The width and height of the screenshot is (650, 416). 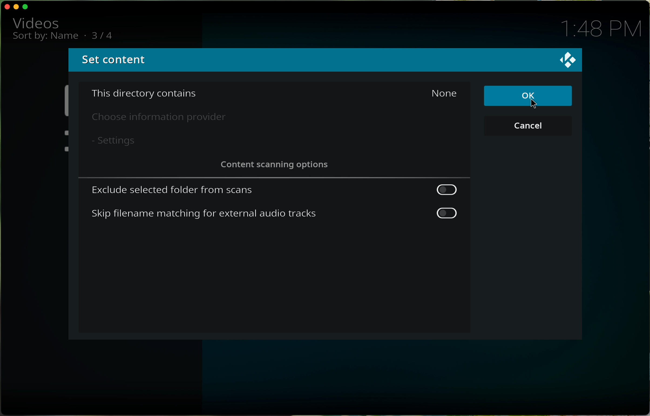 What do you see at coordinates (85, 35) in the screenshot?
I see `.` at bounding box center [85, 35].